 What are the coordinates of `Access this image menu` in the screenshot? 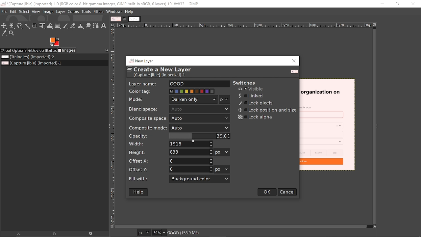 It's located at (112, 25).